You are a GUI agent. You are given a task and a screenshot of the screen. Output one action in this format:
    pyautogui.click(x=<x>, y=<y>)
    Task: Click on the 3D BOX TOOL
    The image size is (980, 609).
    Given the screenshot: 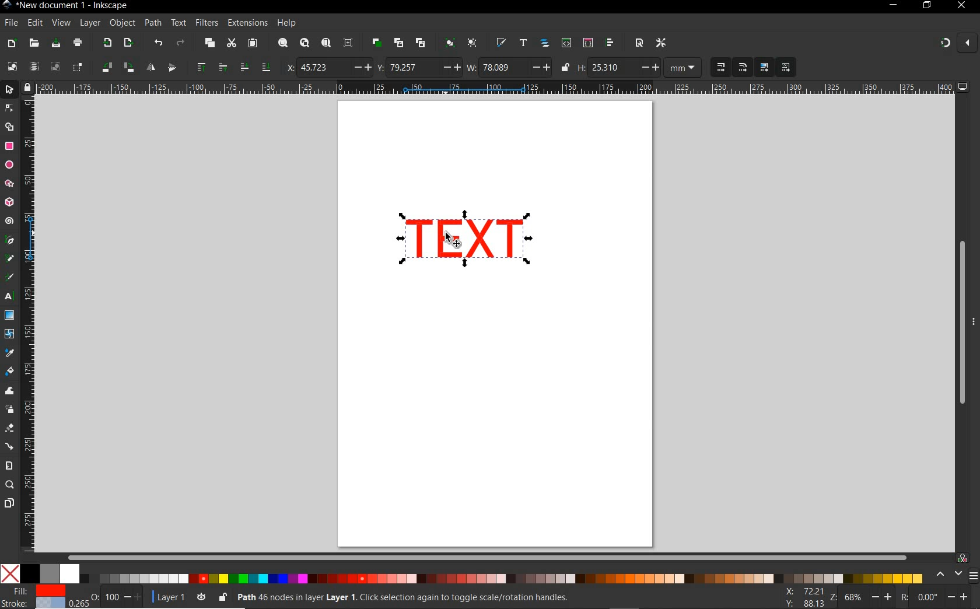 What is the action you would take?
    pyautogui.click(x=8, y=202)
    